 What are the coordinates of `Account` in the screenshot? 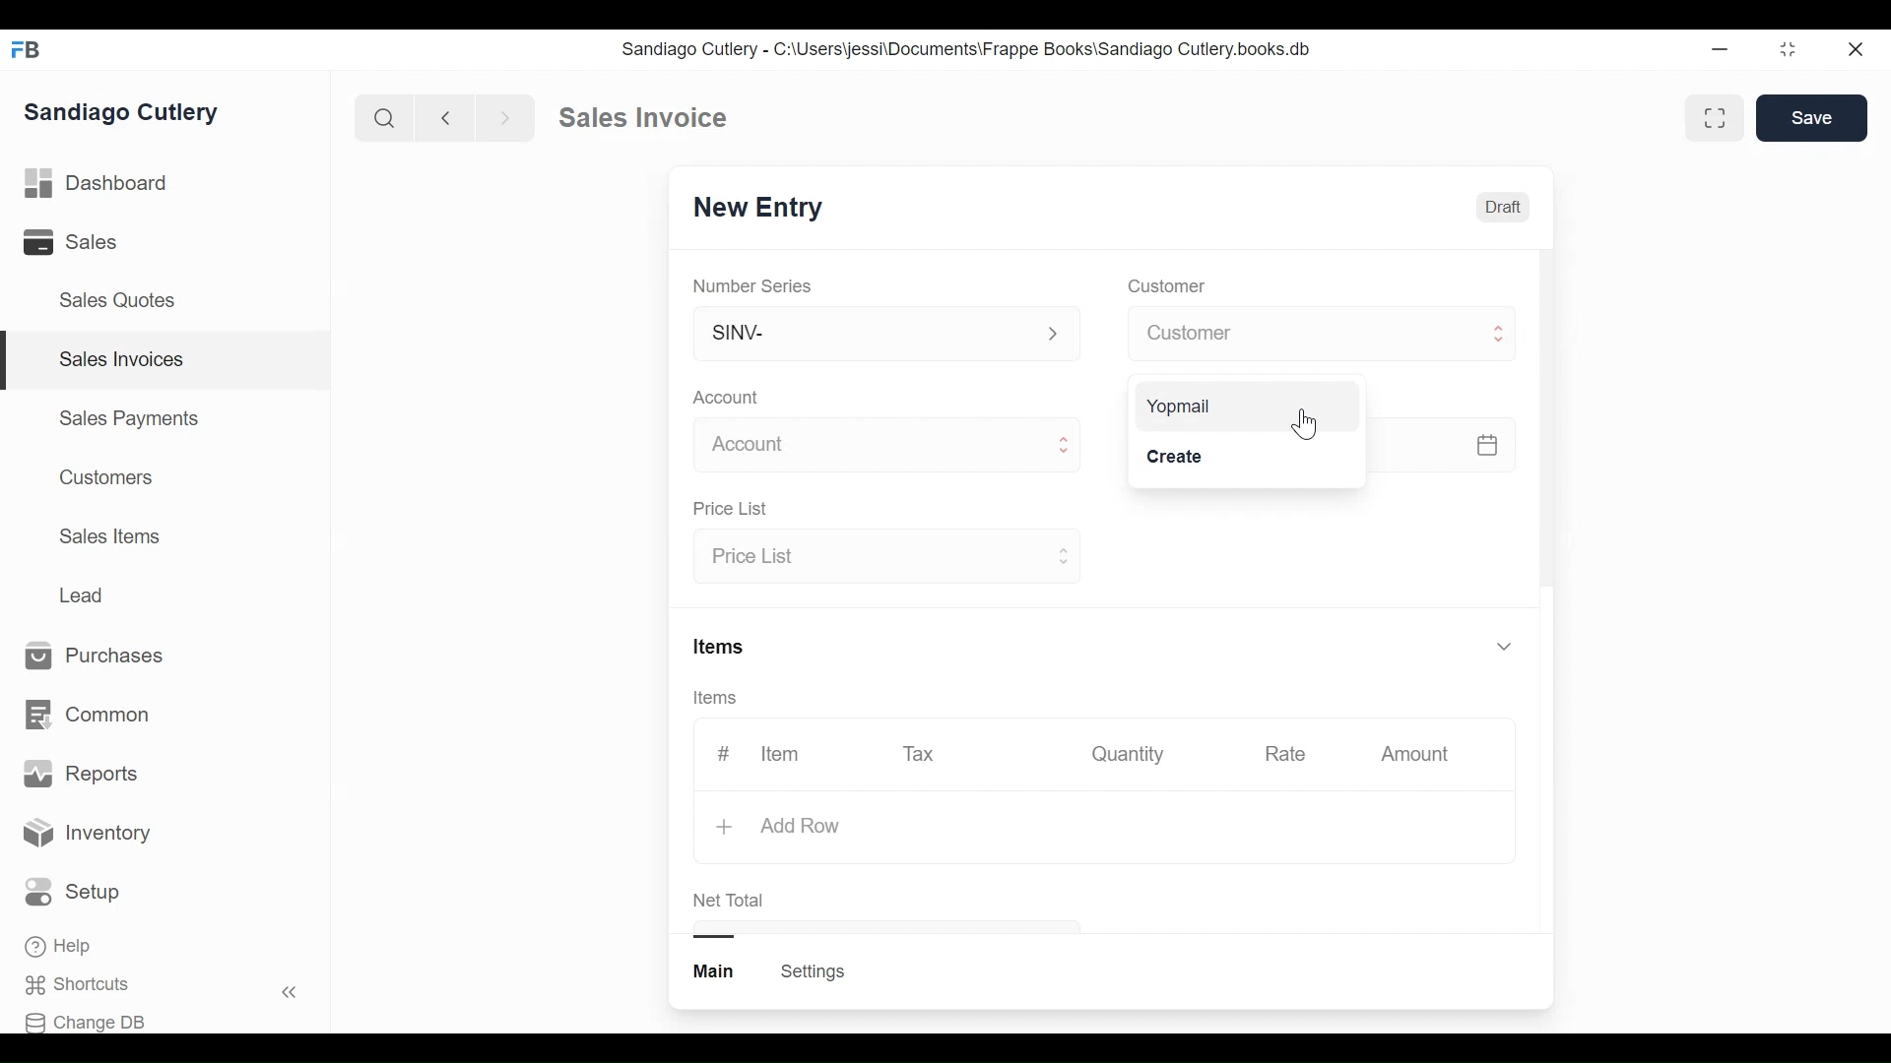 It's located at (727, 397).